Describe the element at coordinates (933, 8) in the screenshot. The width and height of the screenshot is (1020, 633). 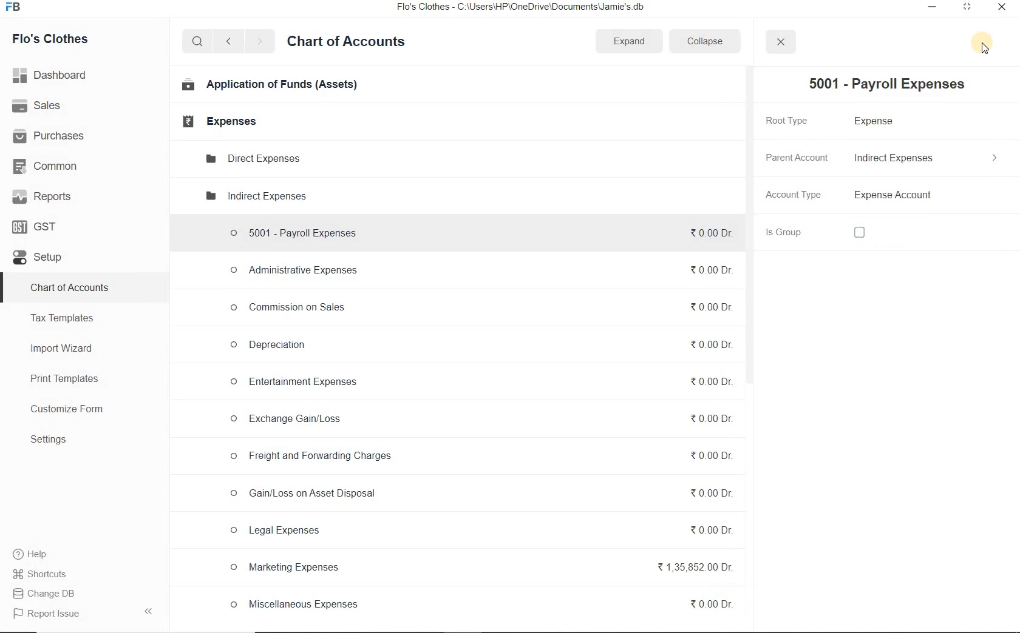
I see `minimize` at that location.